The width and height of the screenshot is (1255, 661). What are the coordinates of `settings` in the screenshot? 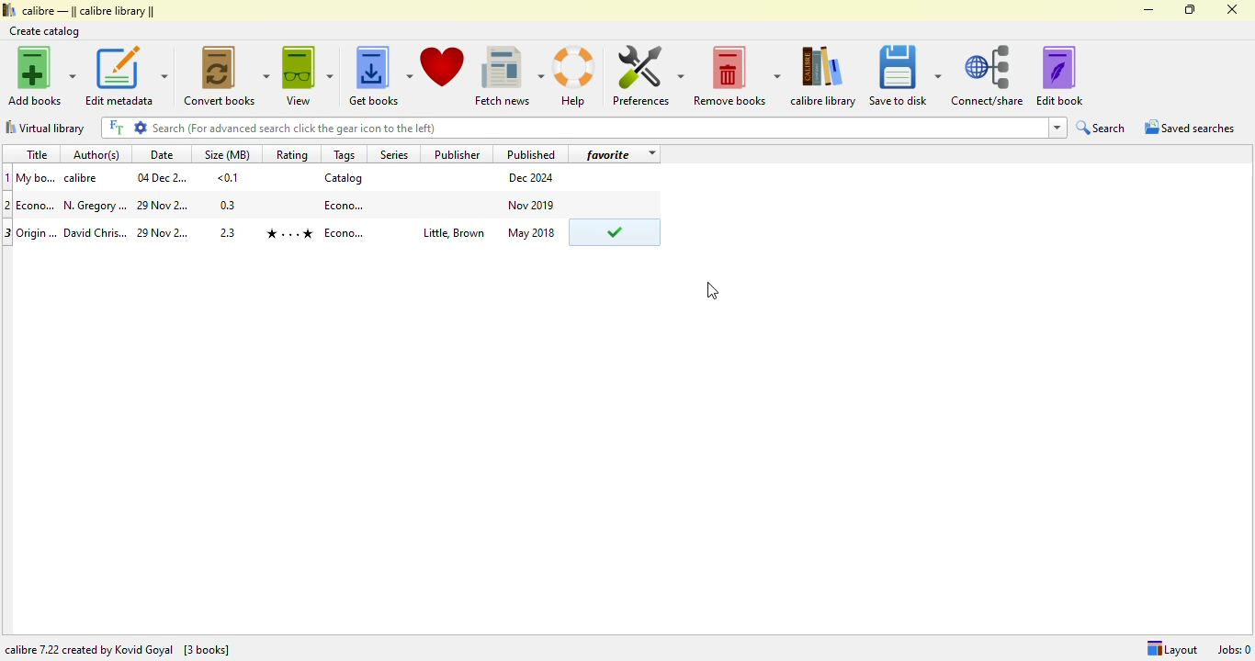 It's located at (141, 127).